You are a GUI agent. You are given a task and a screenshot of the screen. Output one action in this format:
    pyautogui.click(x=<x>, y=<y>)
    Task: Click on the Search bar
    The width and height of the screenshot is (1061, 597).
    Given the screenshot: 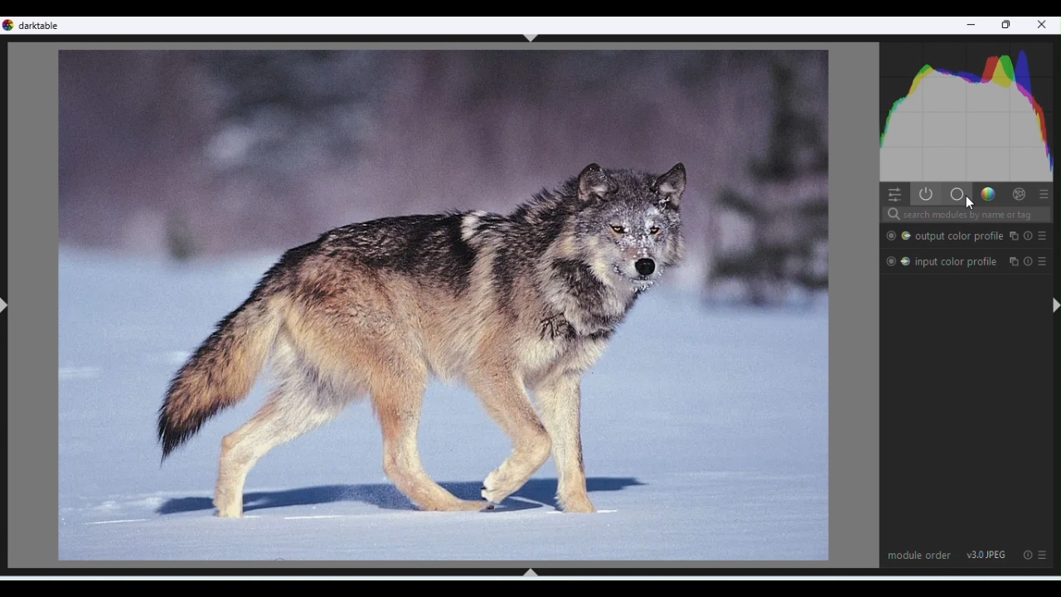 What is the action you would take?
    pyautogui.click(x=965, y=216)
    